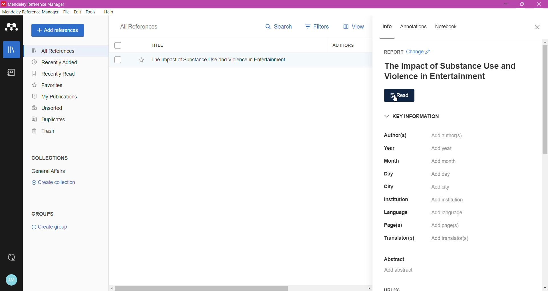  Describe the element at coordinates (392, 225) in the screenshot. I see `Page(s)` at that location.